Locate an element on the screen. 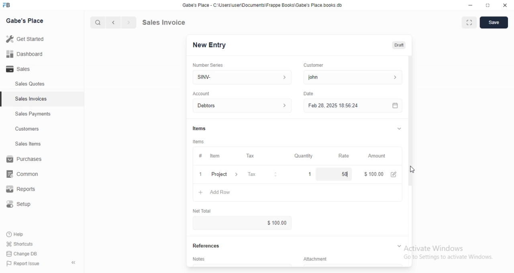 The height and width of the screenshot is (273, 514). common is located at coordinates (25, 174).